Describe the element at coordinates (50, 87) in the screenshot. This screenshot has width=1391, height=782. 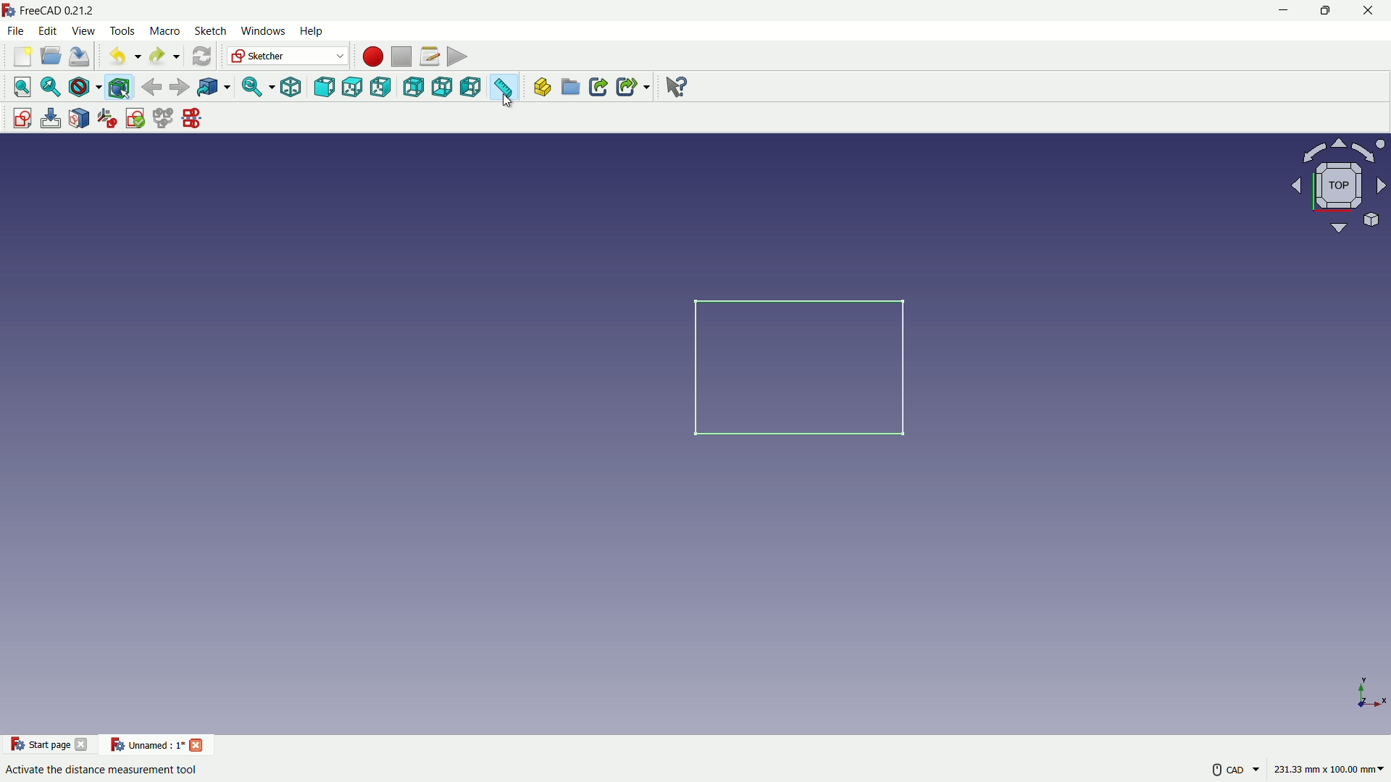
I see `fit selection` at that location.